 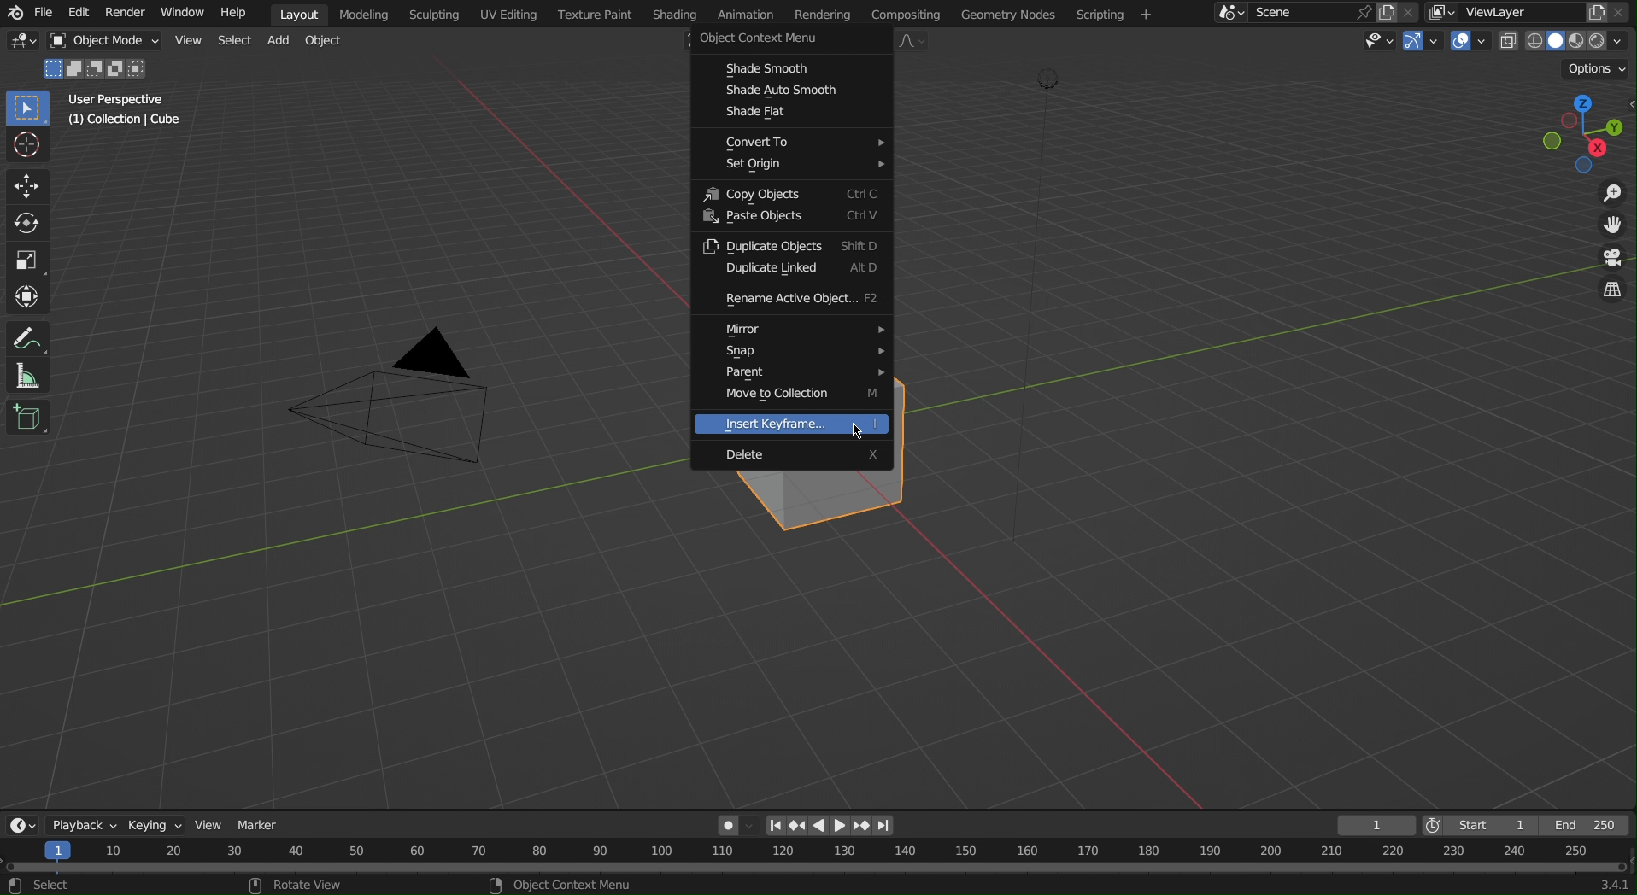 What do you see at coordinates (1388, 12) in the screenshot?
I see `copy` at bounding box center [1388, 12].